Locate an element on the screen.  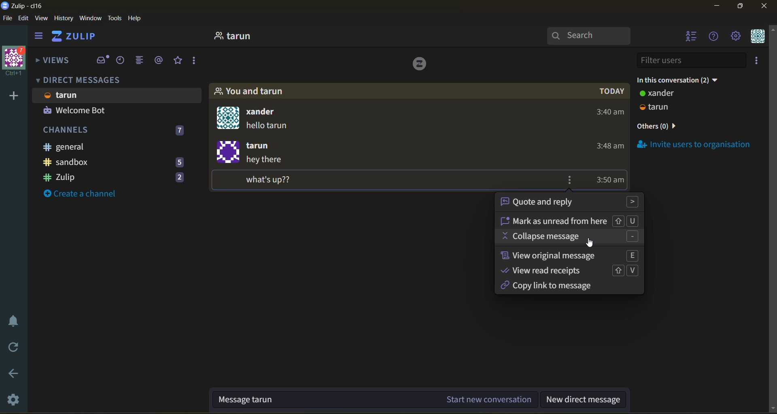
quote and reply is located at coordinates (570, 203).